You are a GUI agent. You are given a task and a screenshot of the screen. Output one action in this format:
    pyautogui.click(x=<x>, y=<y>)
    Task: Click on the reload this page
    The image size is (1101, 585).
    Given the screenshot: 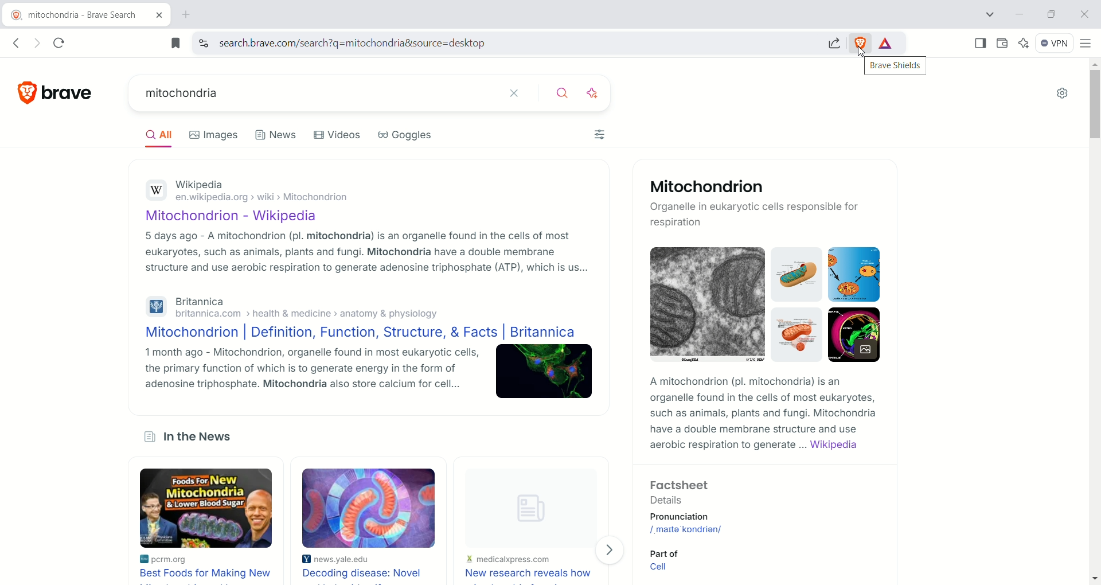 What is the action you would take?
    pyautogui.click(x=61, y=42)
    